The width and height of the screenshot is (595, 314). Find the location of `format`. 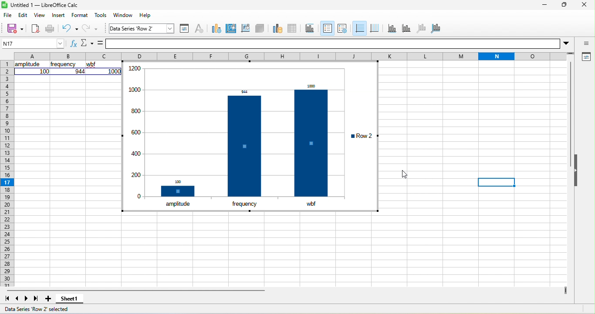

format is located at coordinates (80, 15).